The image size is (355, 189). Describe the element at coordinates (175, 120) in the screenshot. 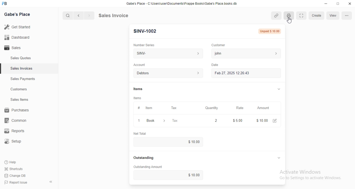

I see `tax` at that location.